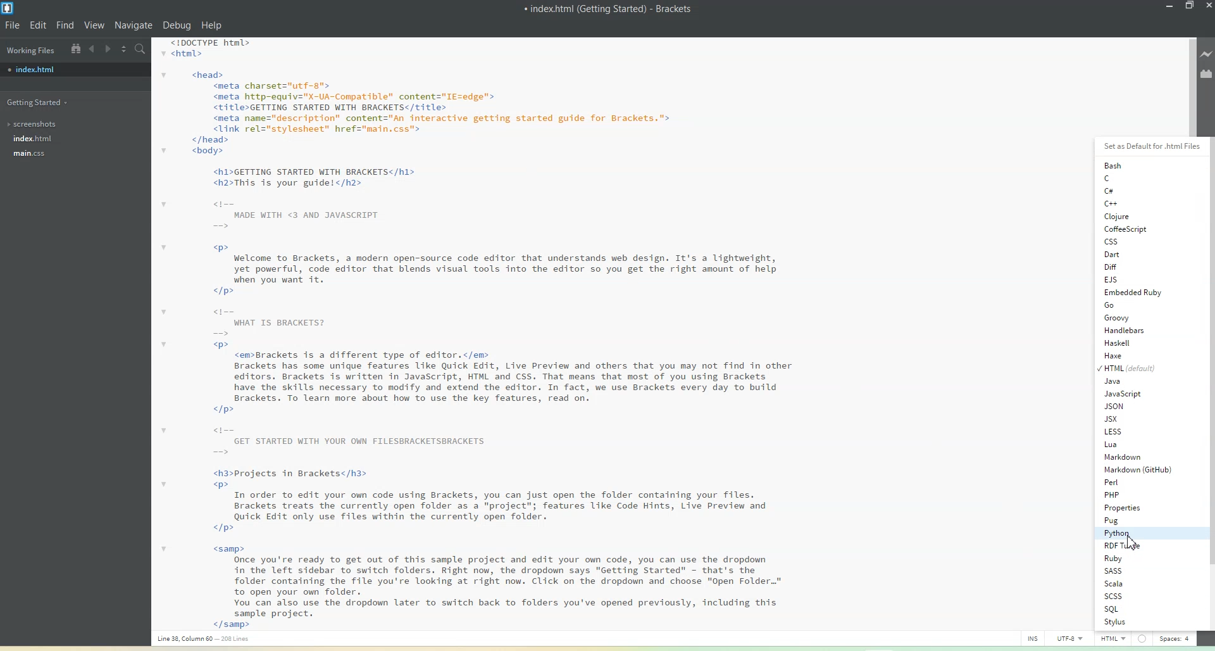 This screenshot has width=1215, height=651. What do you see at coordinates (1125, 254) in the screenshot?
I see `Dart` at bounding box center [1125, 254].